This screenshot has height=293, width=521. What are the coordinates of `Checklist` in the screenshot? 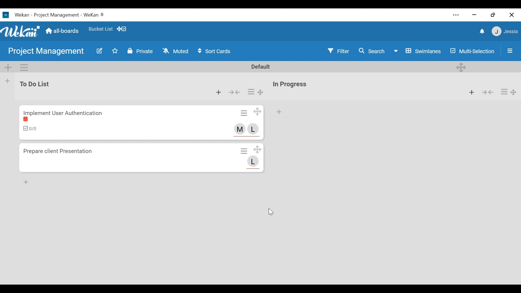 It's located at (30, 129).